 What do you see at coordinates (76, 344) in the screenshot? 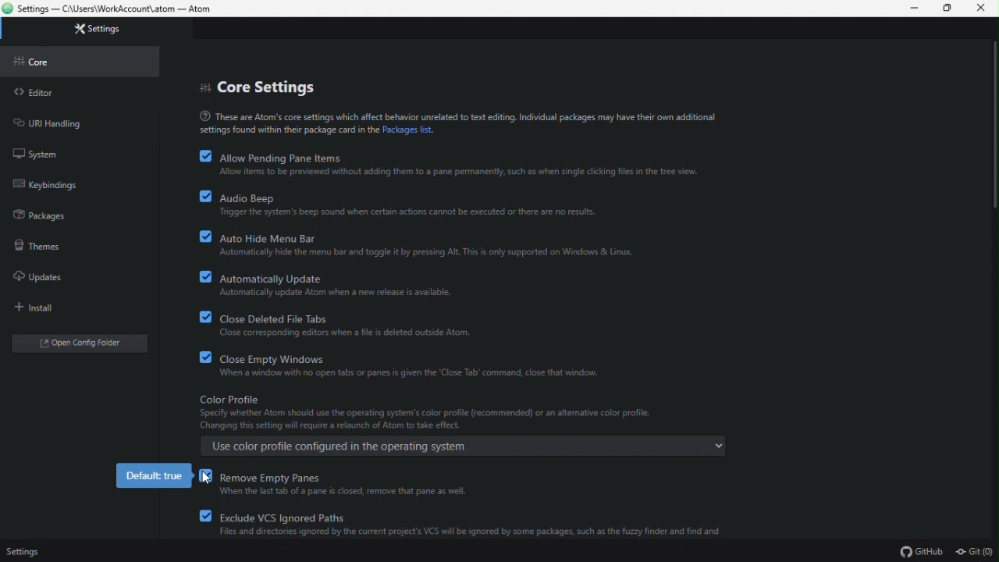
I see `open folder` at bounding box center [76, 344].